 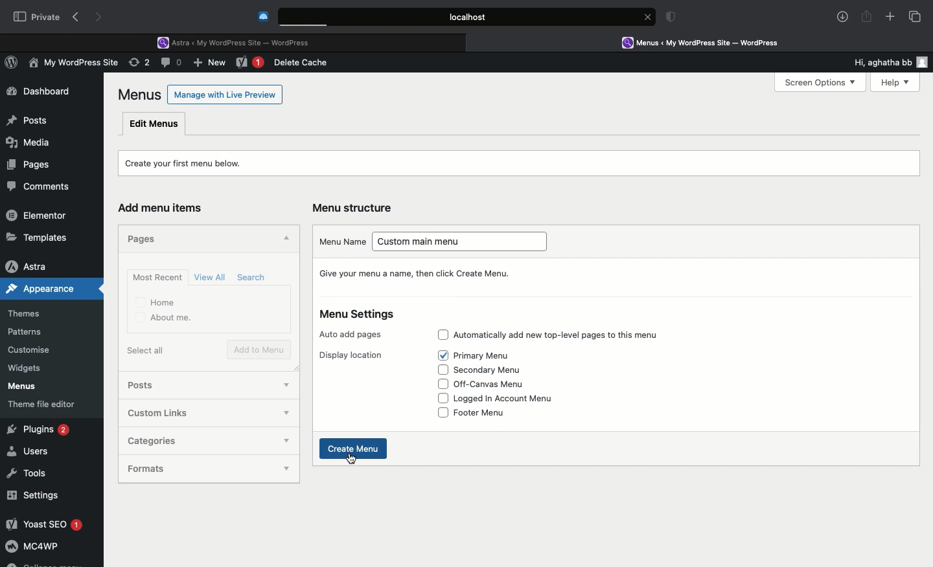 I want to click on Add new tab, so click(x=890, y=19).